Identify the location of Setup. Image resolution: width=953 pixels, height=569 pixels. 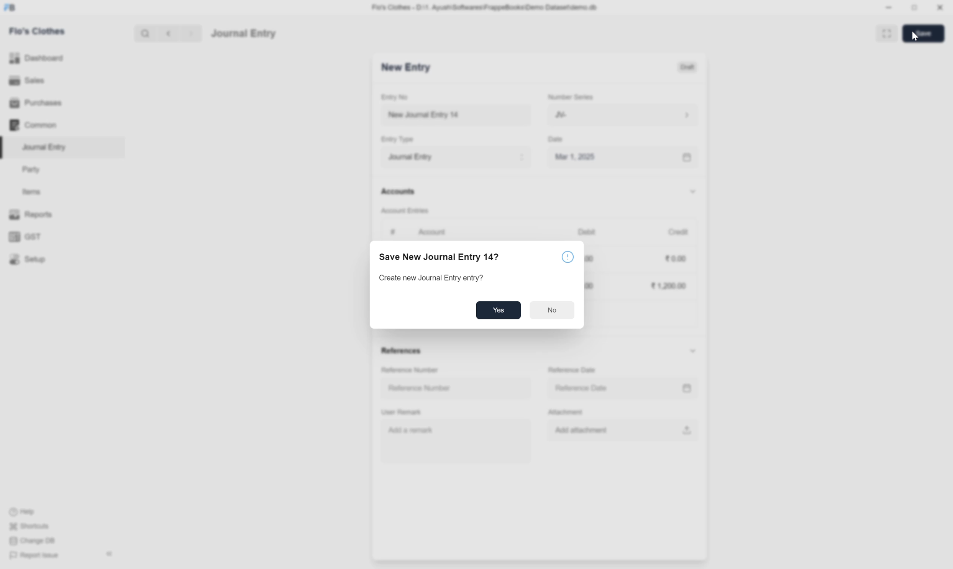
(28, 259).